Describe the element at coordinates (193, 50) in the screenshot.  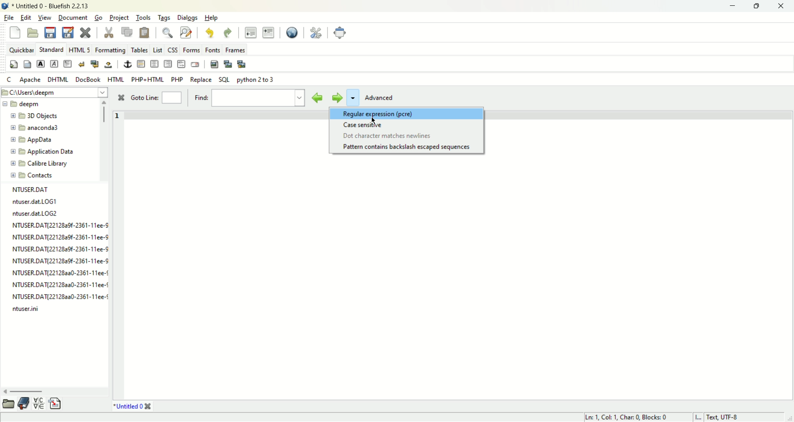
I see `forms` at that location.